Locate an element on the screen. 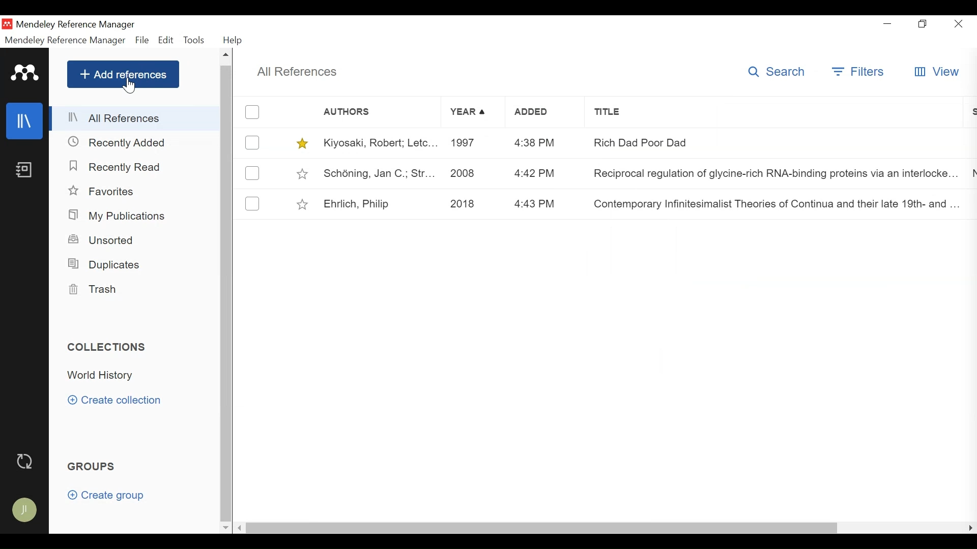 The height and width of the screenshot is (549, 977). File is located at coordinates (142, 40).